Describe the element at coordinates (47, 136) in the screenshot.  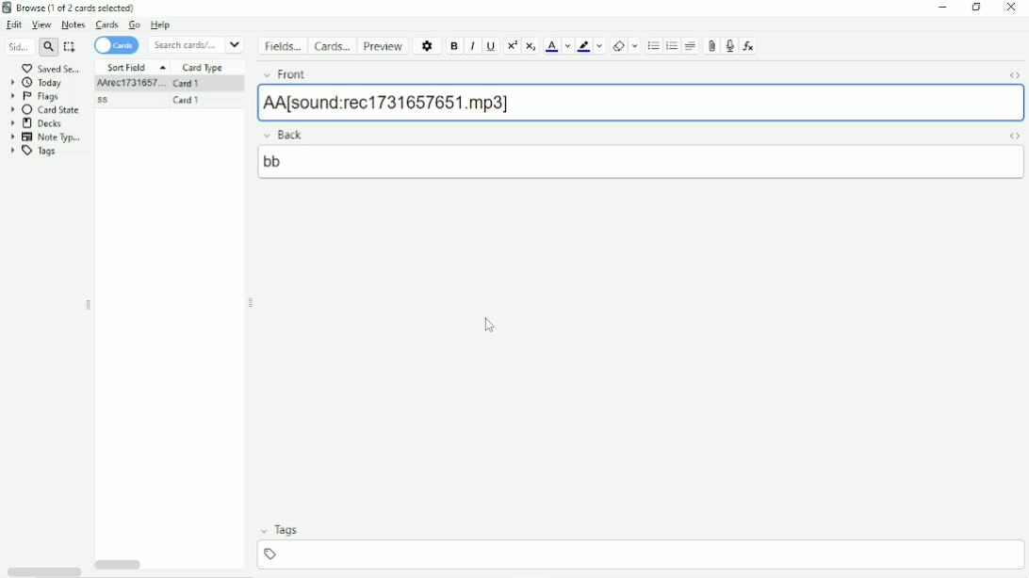
I see `Note Types` at that location.